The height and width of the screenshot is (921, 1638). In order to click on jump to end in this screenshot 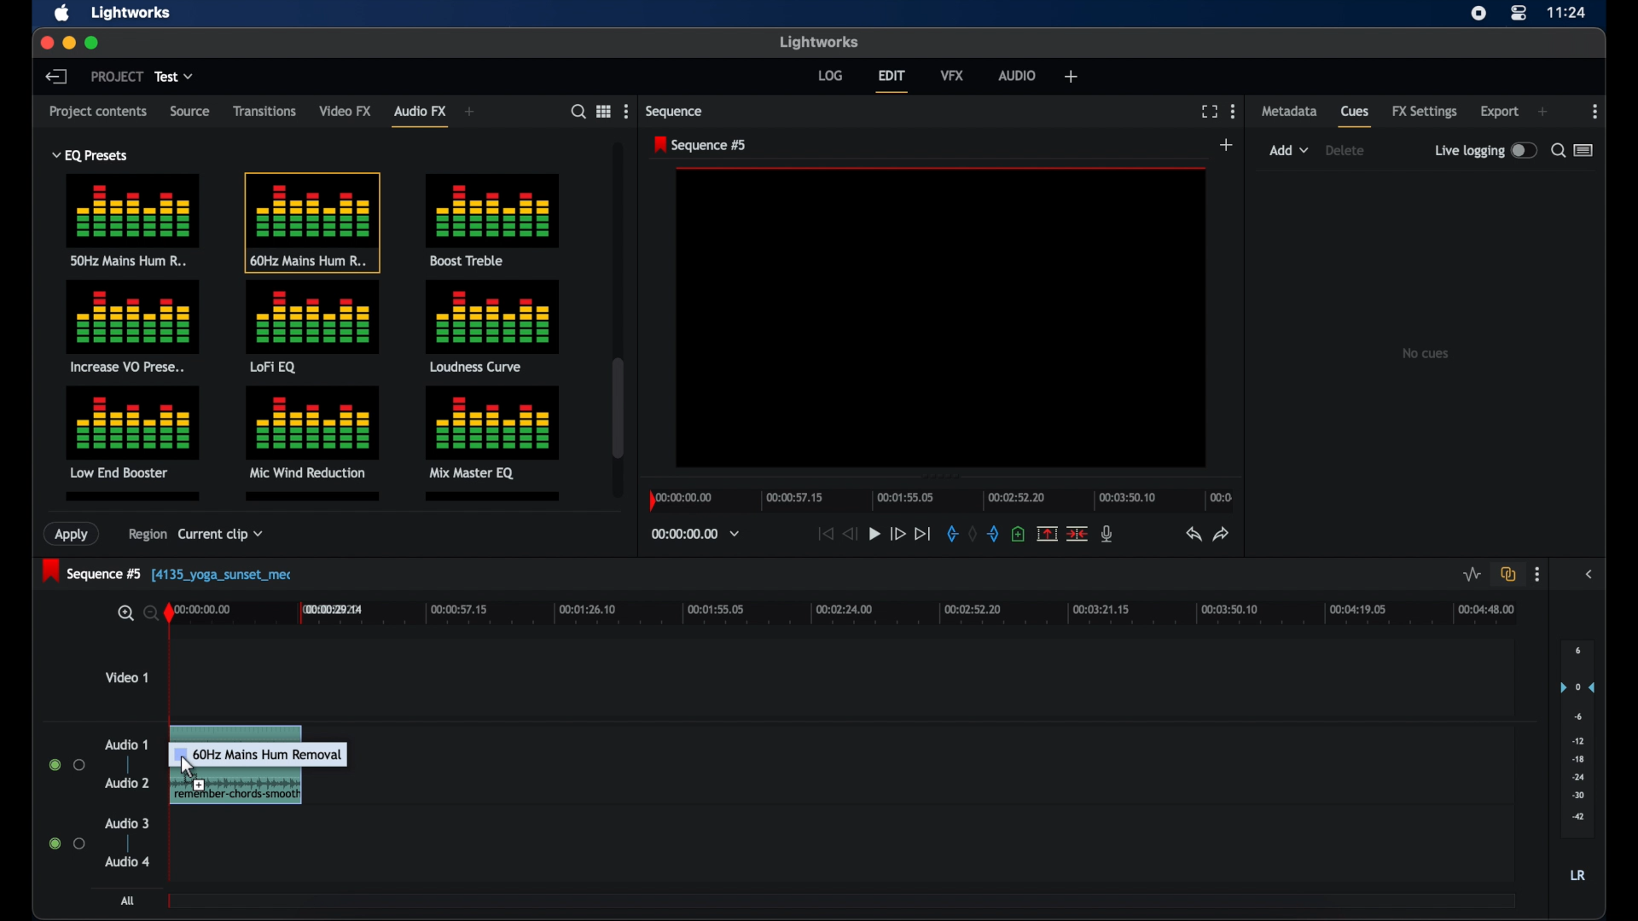, I will do `click(922, 533)`.